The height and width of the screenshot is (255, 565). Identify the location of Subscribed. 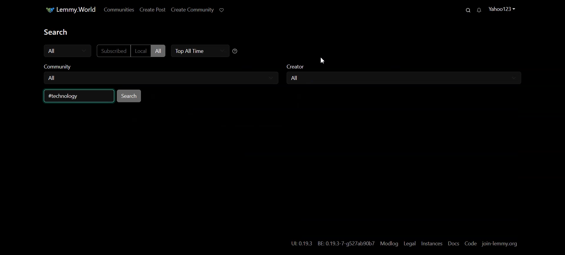
(113, 51).